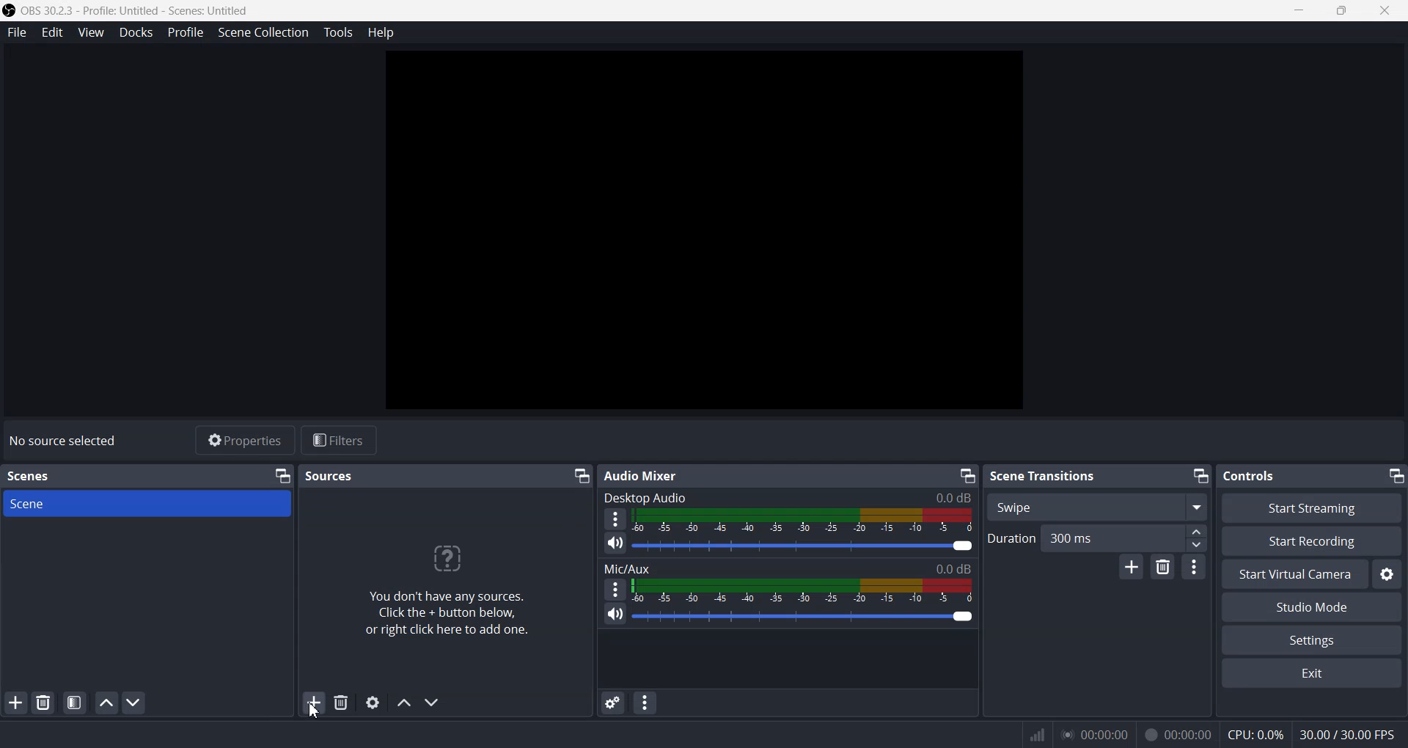  I want to click on Settings, so click(1387, 574).